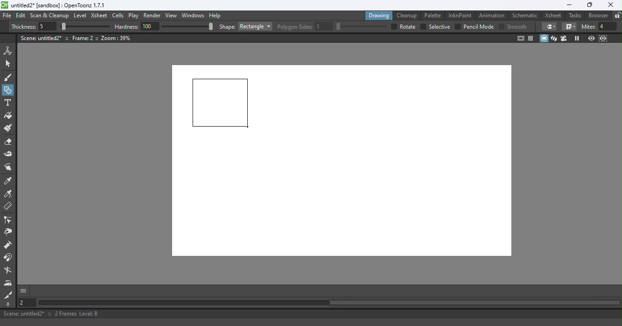  Describe the element at coordinates (591, 39) in the screenshot. I see `Preview` at that location.